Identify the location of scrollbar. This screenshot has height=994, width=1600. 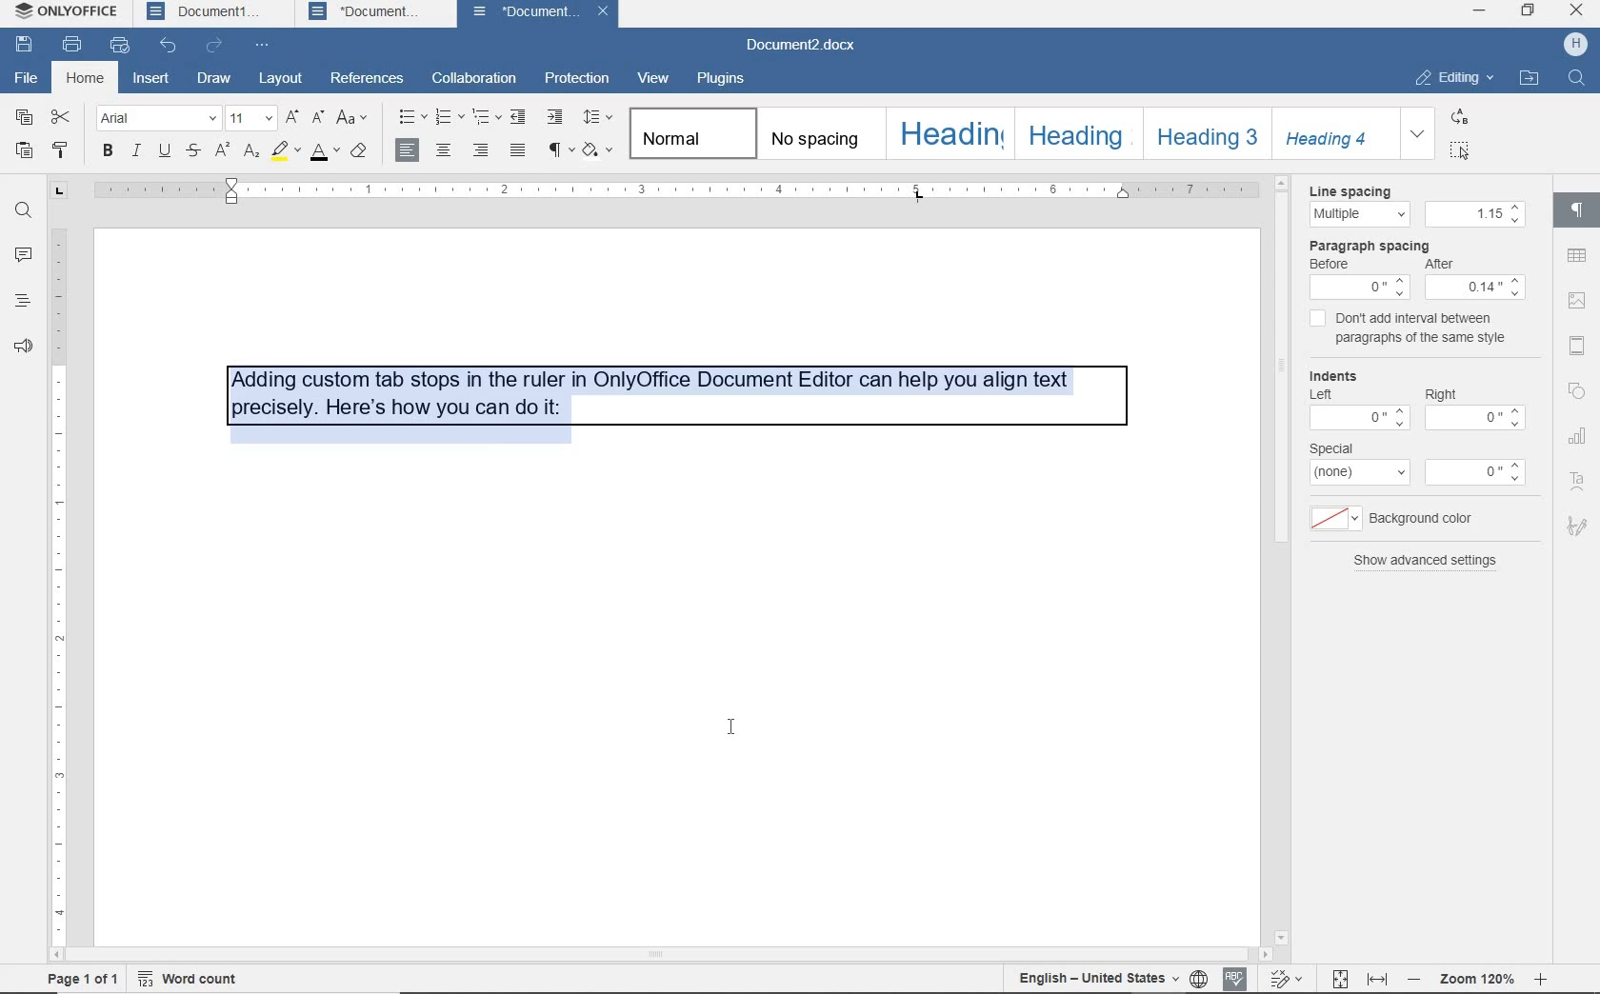
(1544, 568).